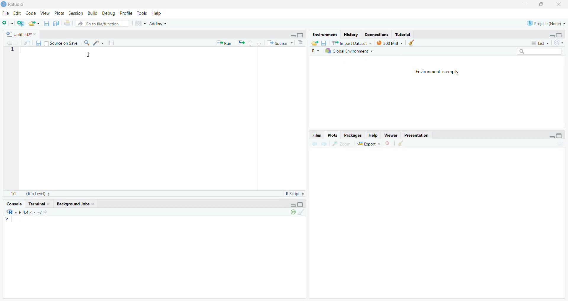 The height and width of the screenshot is (301, 568). Describe the element at coordinates (540, 5) in the screenshot. I see `maximize` at that location.